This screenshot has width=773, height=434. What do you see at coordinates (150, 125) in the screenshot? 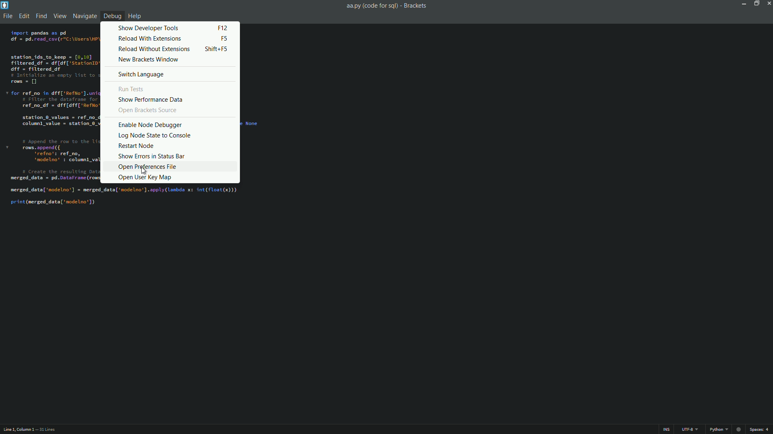
I see `enable node debugger` at bounding box center [150, 125].